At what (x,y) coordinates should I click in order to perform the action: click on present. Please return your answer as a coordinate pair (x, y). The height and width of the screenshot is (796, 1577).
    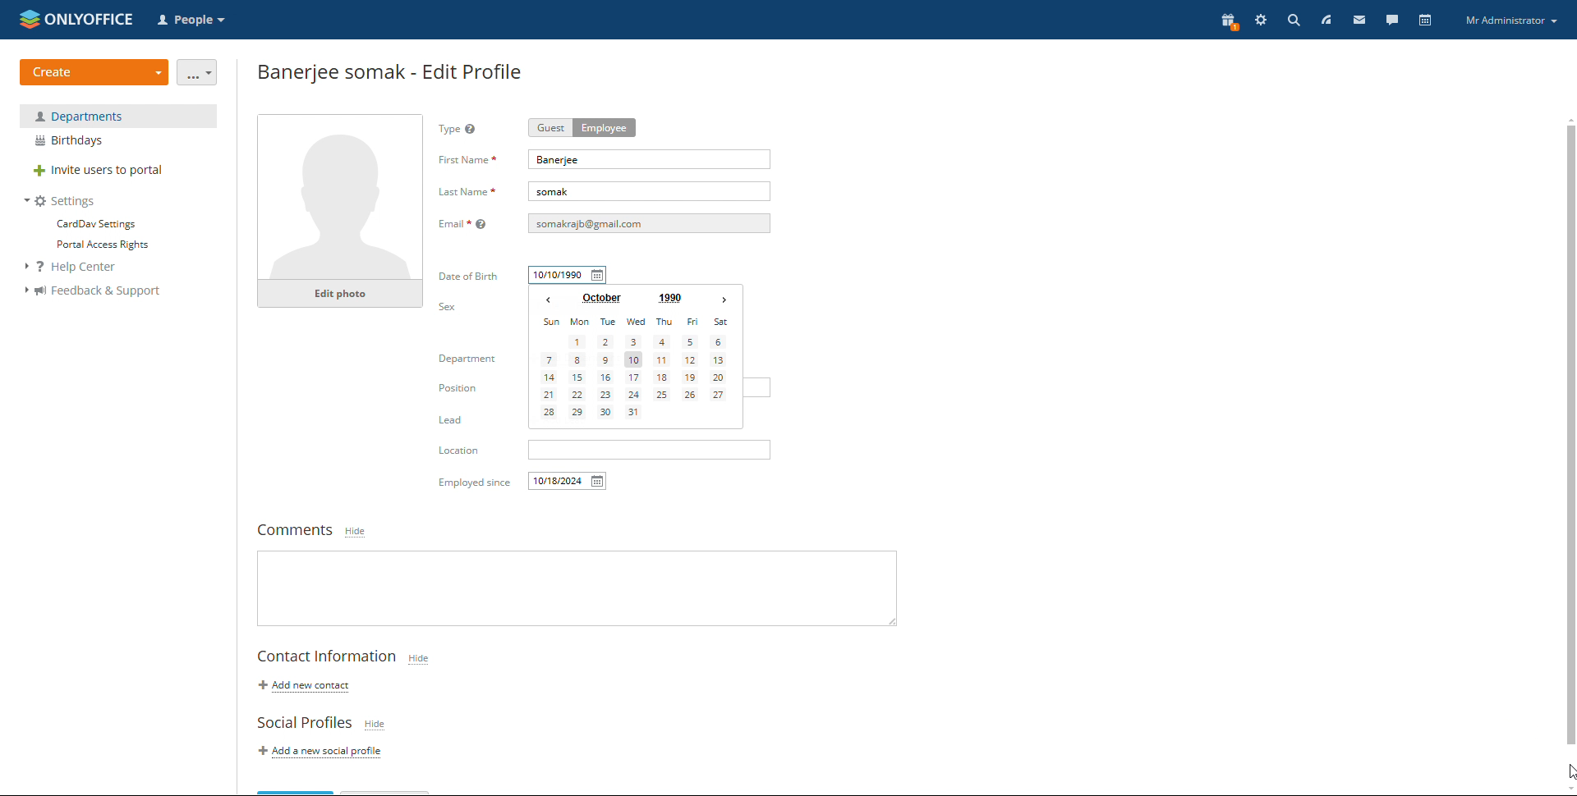
    Looking at the image, I should click on (1227, 22).